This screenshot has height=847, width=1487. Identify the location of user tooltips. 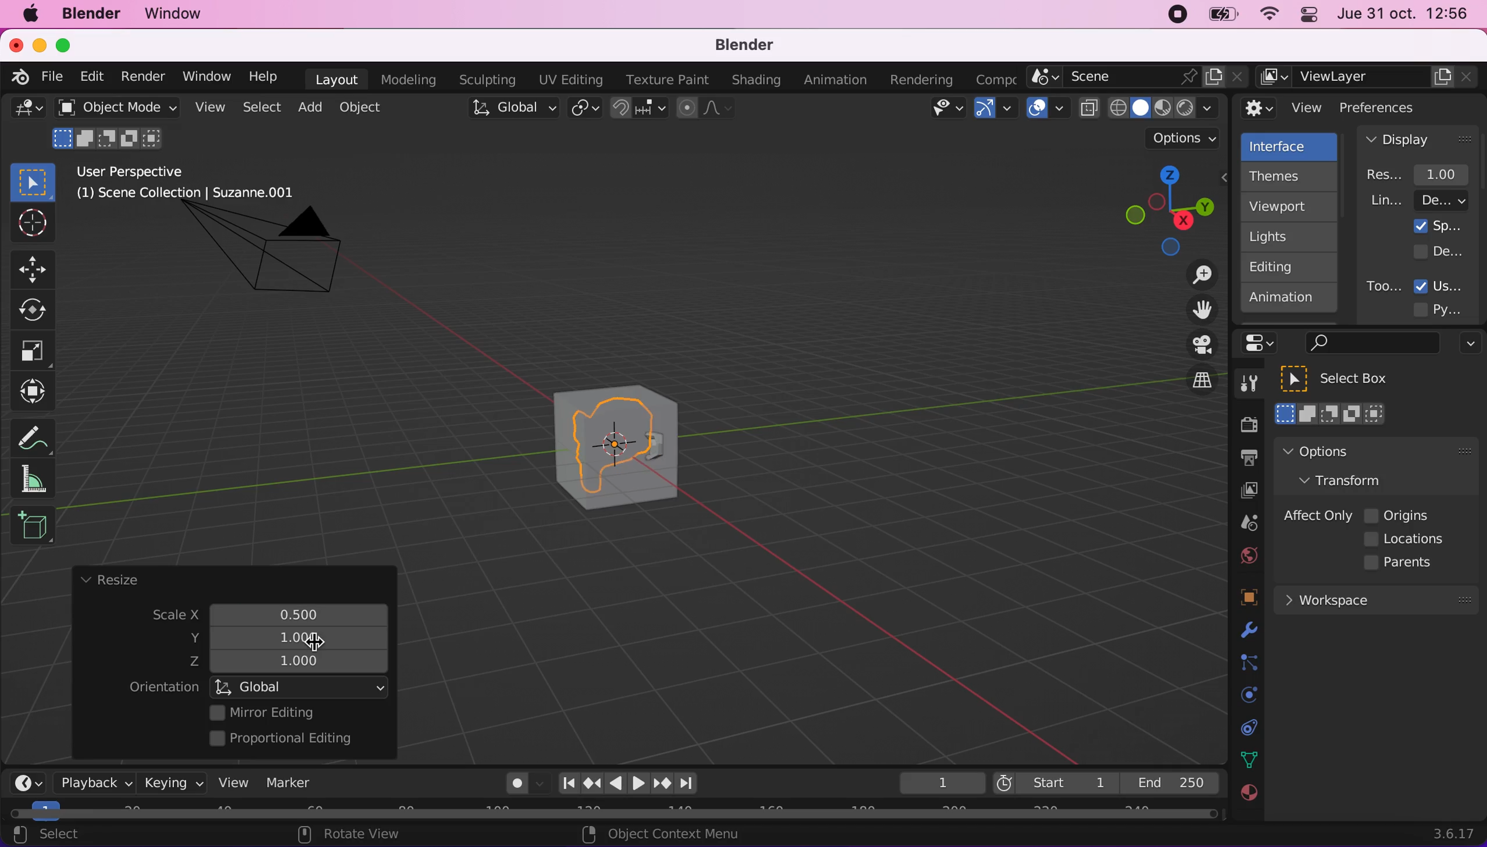
(1449, 284).